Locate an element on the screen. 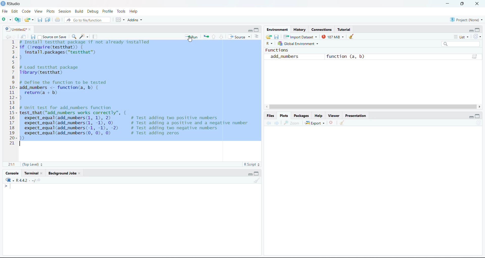  Connections is located at coordinates (320, 29).